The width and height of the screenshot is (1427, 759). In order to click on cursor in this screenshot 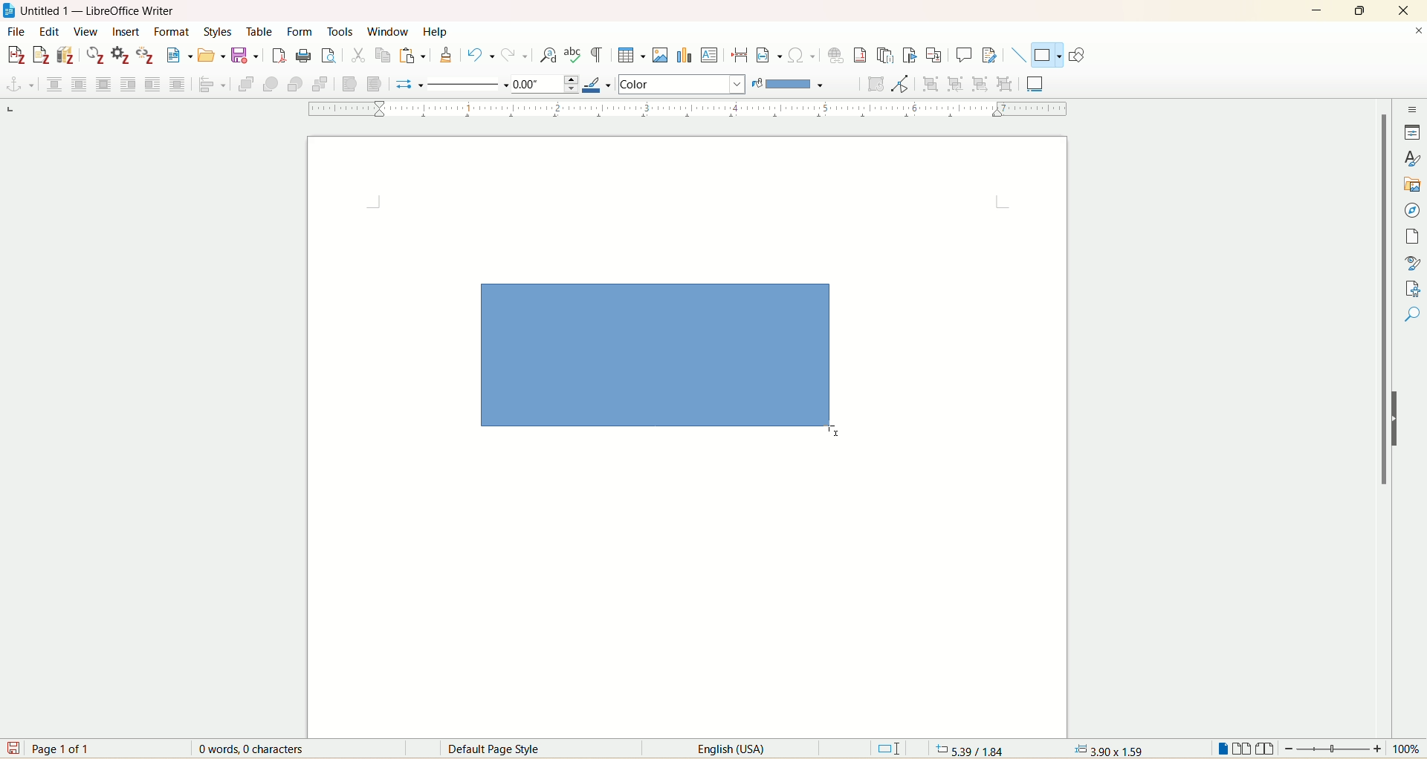, I will do `click(475, 286)`.